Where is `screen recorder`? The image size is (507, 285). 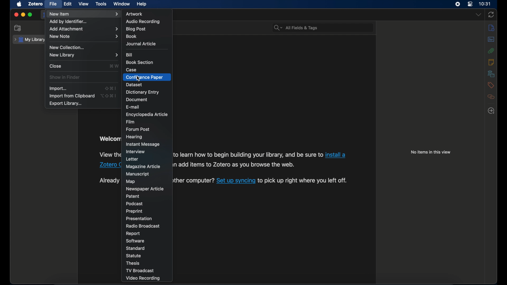 screen recorder is located at coordinates (458, 4).